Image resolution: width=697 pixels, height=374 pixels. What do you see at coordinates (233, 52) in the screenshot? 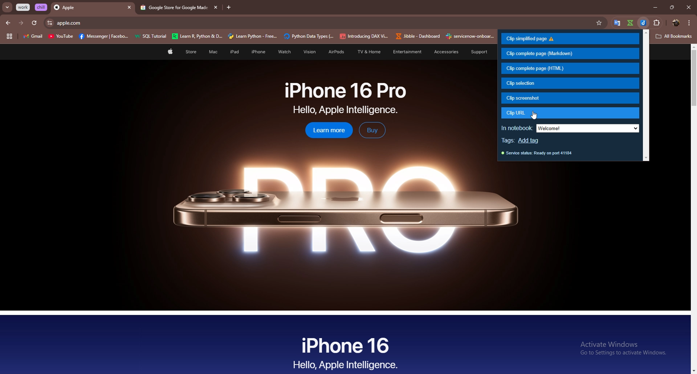
I see `iPad` at bounding box center [233, 52].